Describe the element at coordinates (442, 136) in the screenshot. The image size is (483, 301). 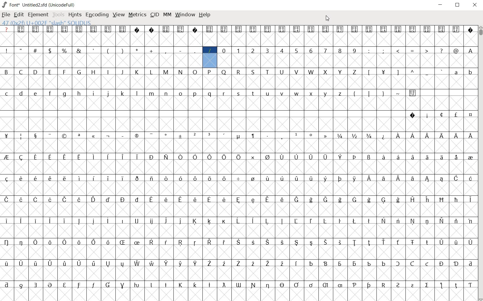
I see `glyph` at that location.